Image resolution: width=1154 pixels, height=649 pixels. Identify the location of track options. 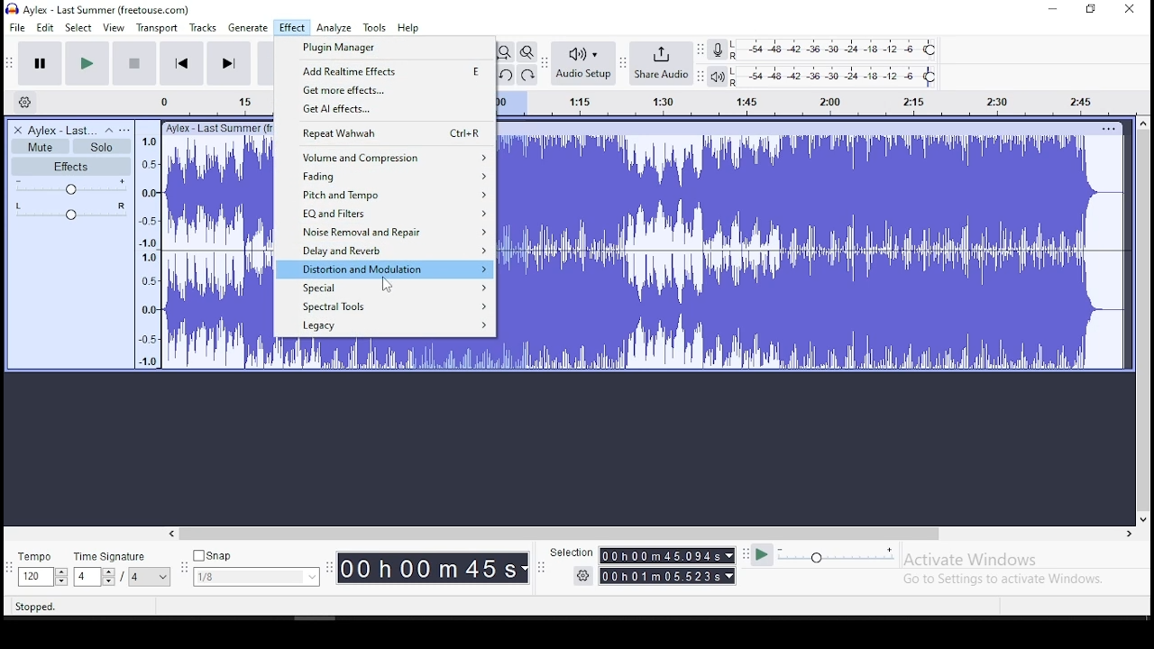
(1108, 129).